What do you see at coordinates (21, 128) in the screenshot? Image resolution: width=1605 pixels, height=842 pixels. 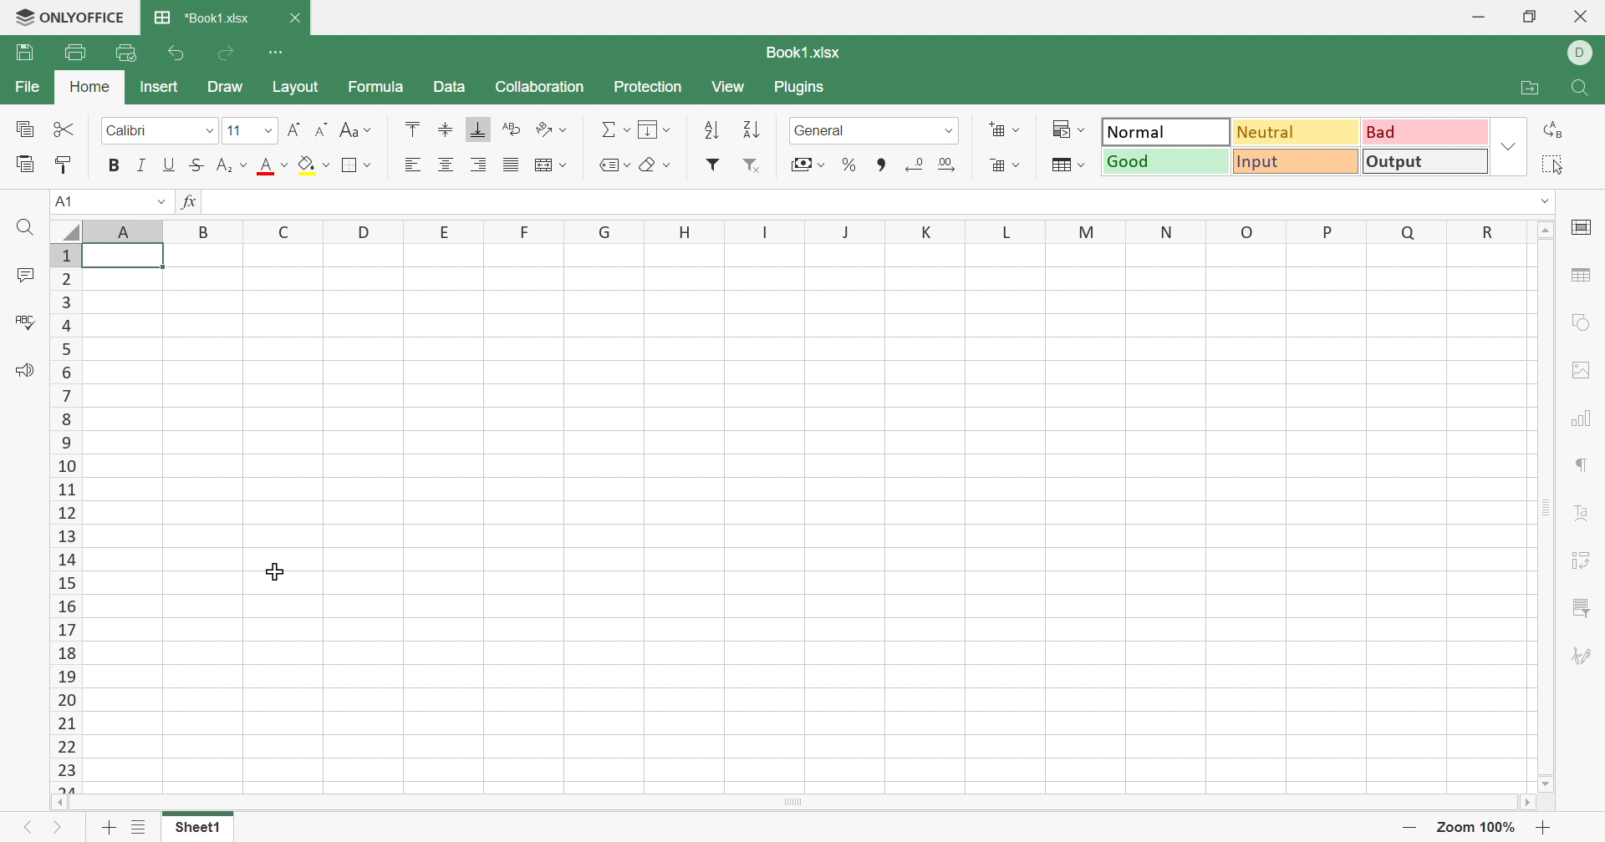 I see `Copy` at bounding box center [21, 128].